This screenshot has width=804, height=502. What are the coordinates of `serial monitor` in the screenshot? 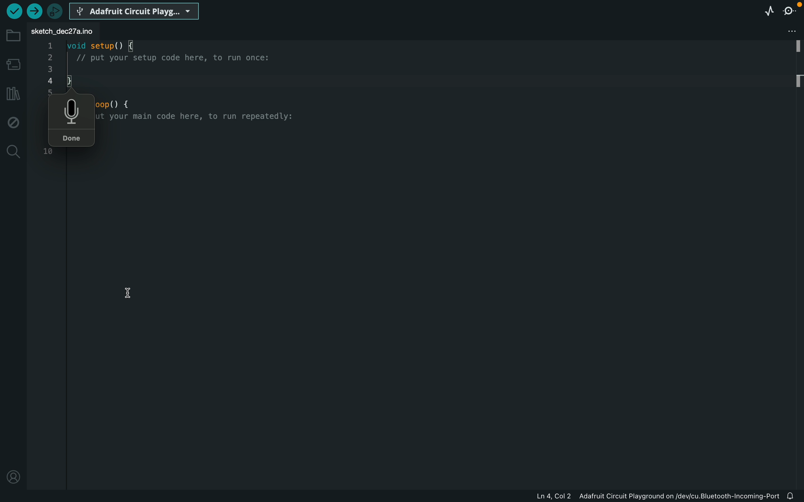 It's located at (788, 9).